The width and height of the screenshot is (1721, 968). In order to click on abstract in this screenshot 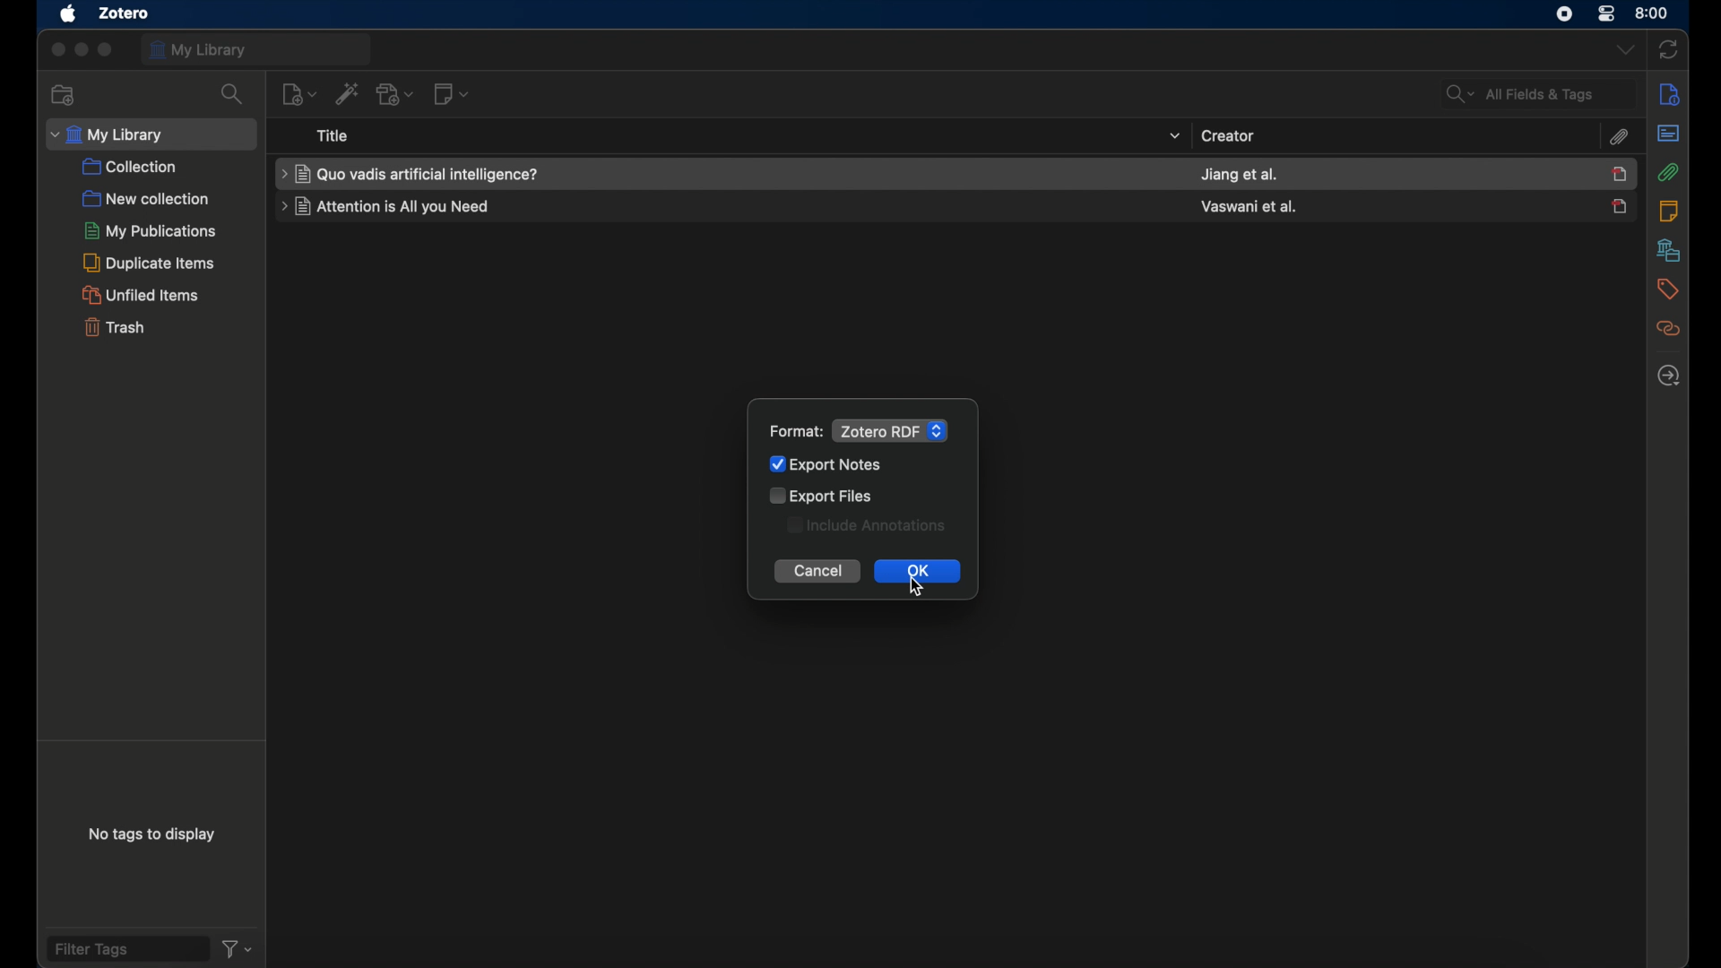, I will do `click(1667, 133)`.